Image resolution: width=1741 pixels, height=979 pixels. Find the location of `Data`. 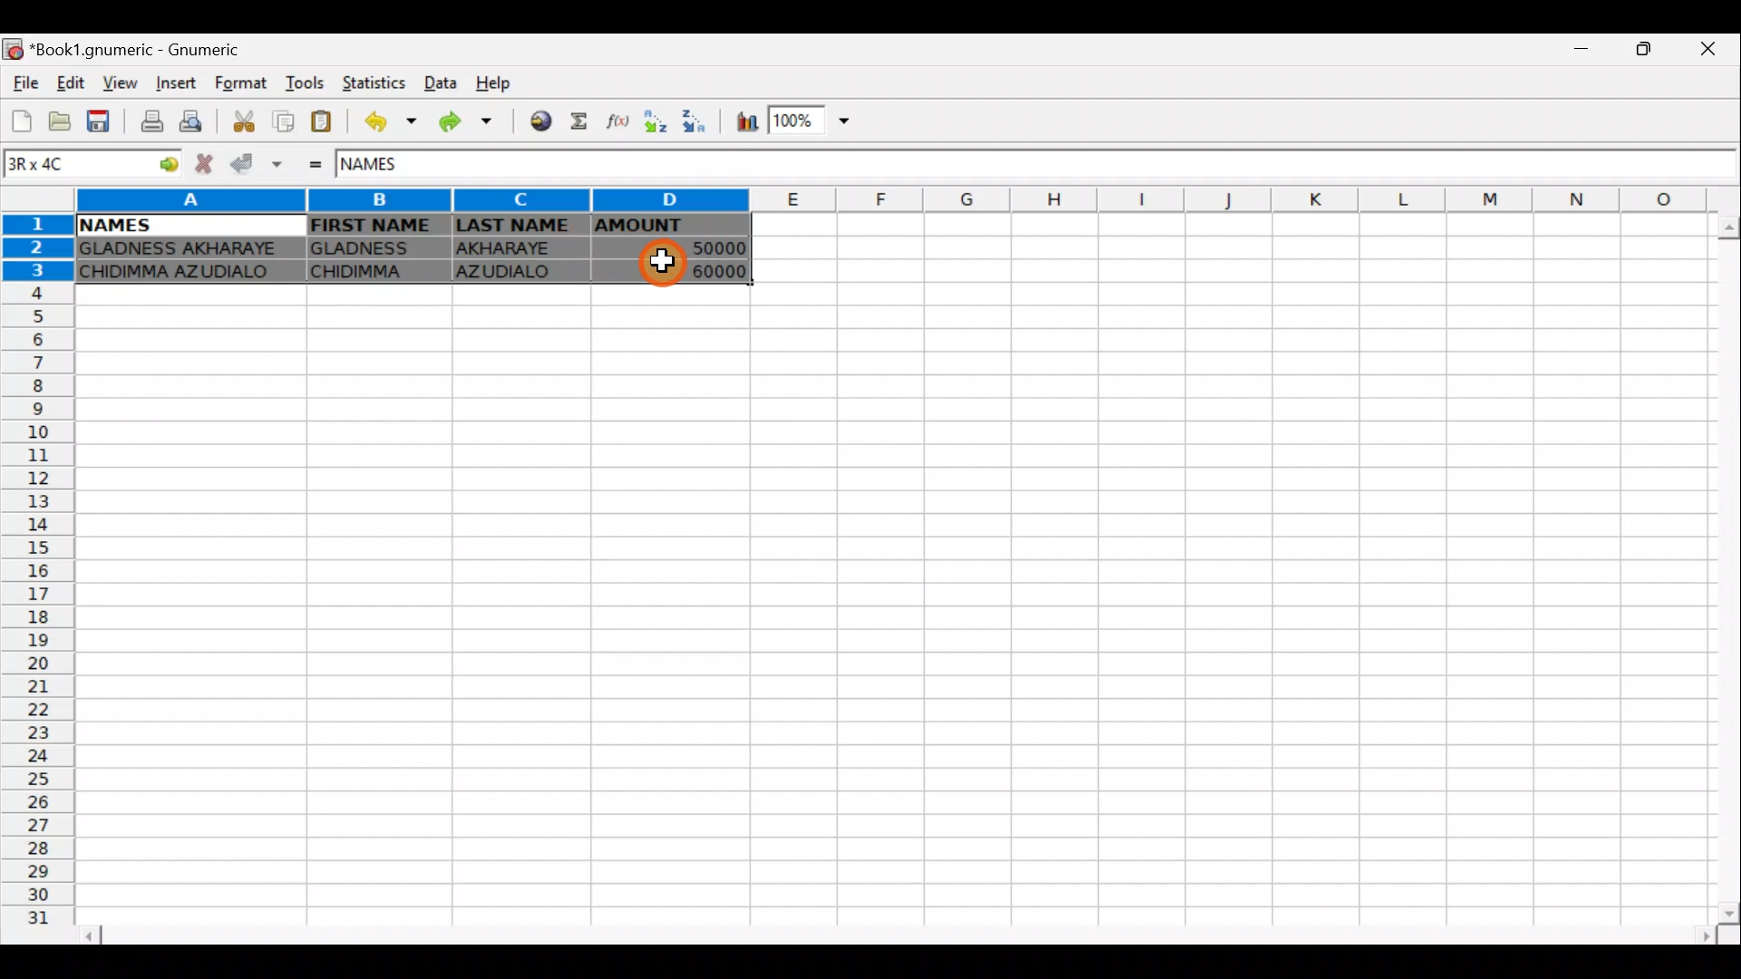

Data is located at coordinates (437, 80).